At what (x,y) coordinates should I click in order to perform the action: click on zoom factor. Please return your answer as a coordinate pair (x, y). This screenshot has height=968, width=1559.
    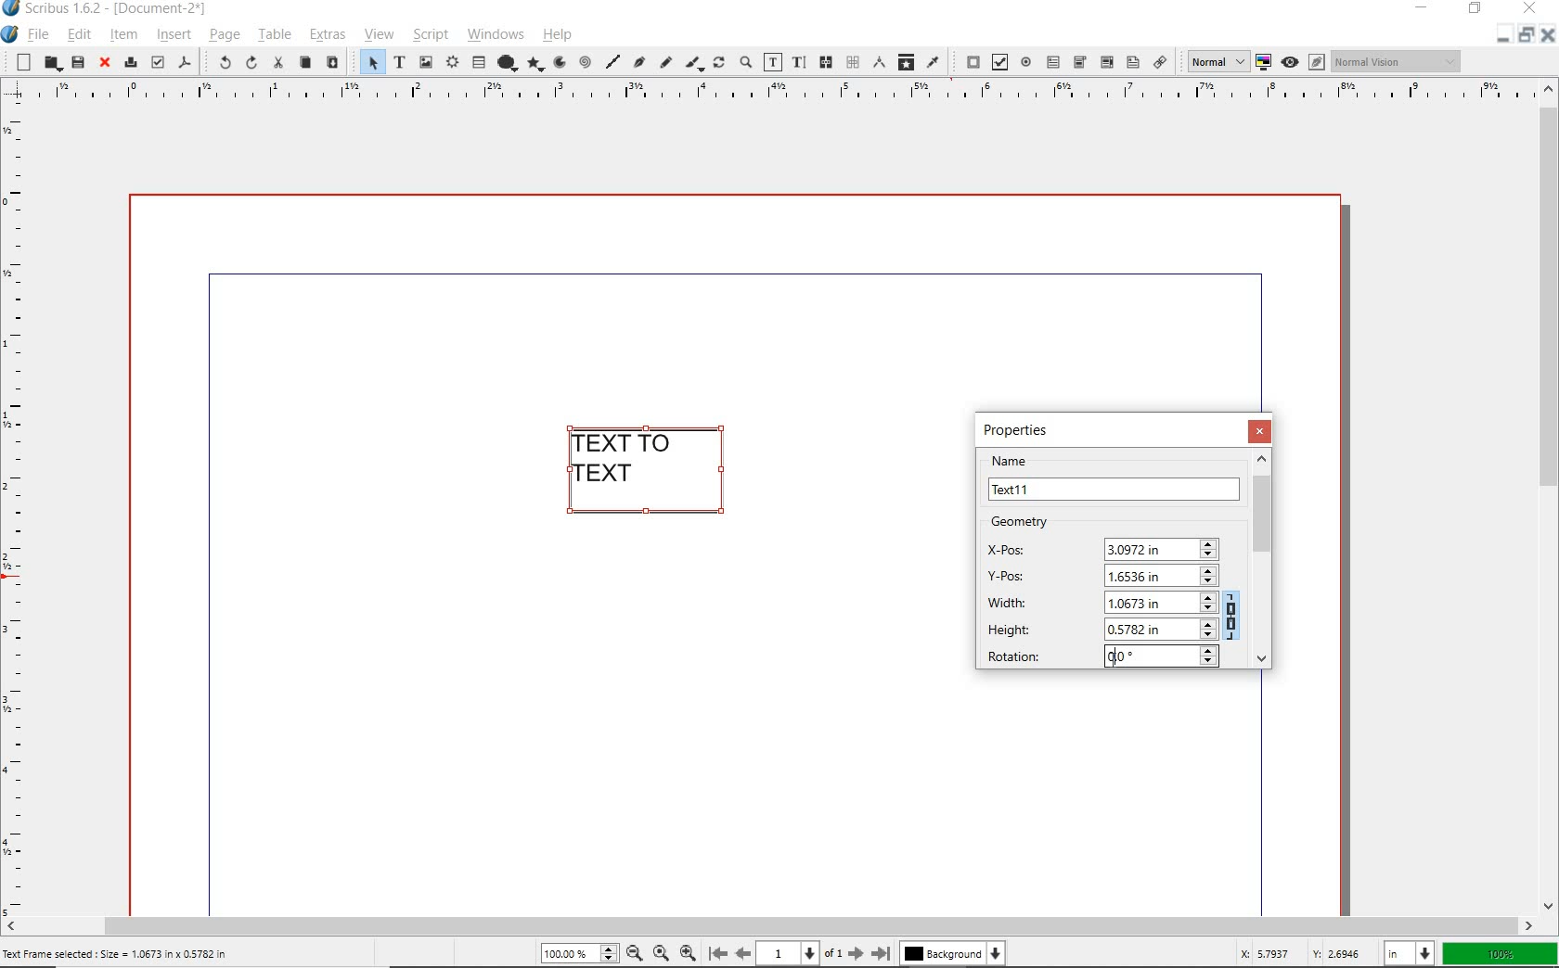
    Looking at the image, I should click on (1501, 954).